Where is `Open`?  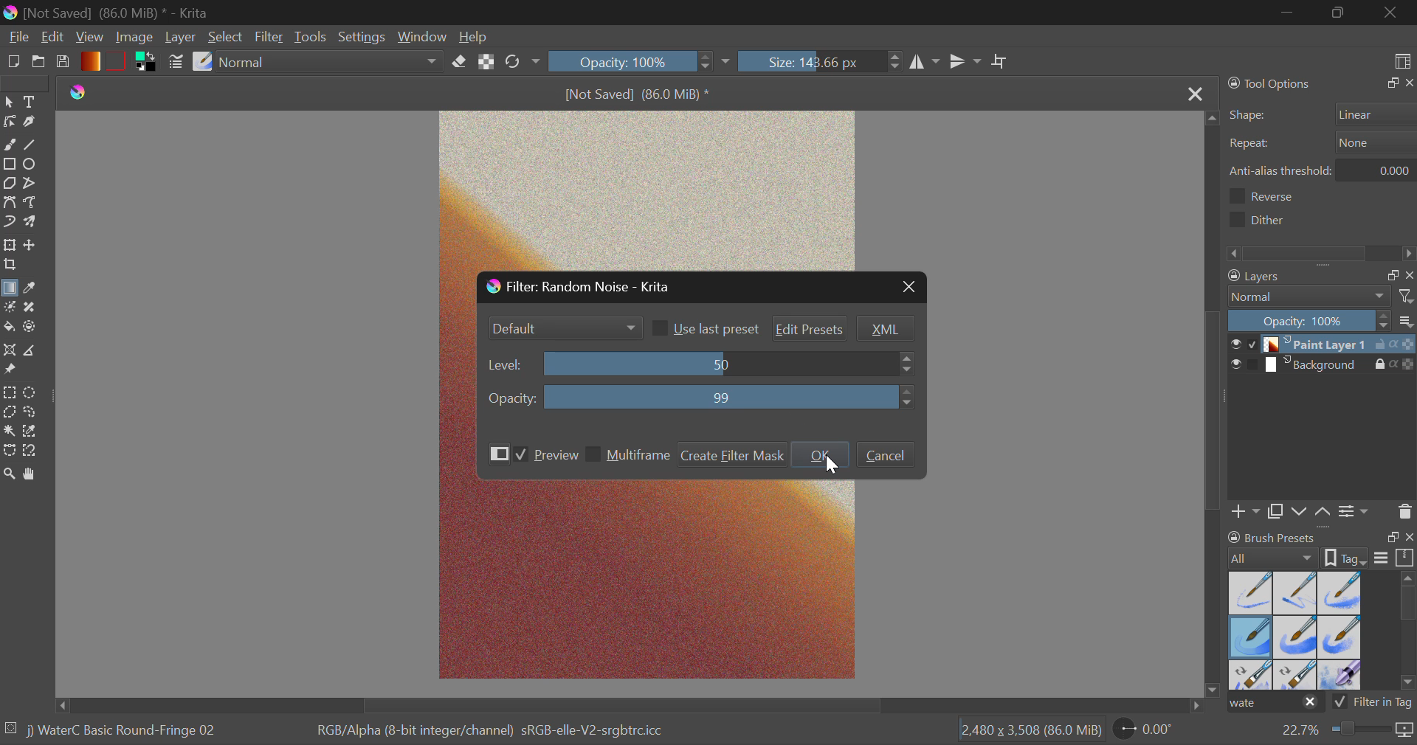 Open is located at coordinates (38, 62).